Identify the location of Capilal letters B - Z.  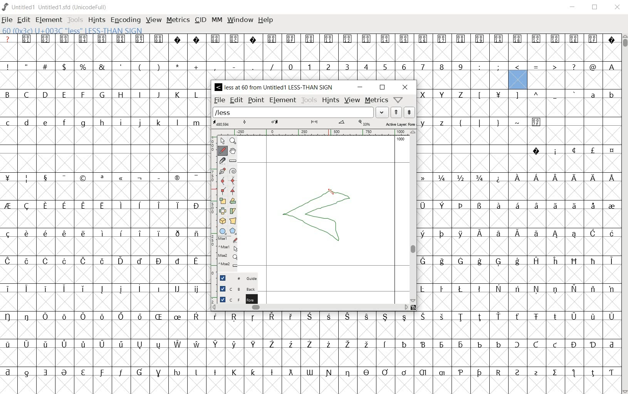
(104, 94).